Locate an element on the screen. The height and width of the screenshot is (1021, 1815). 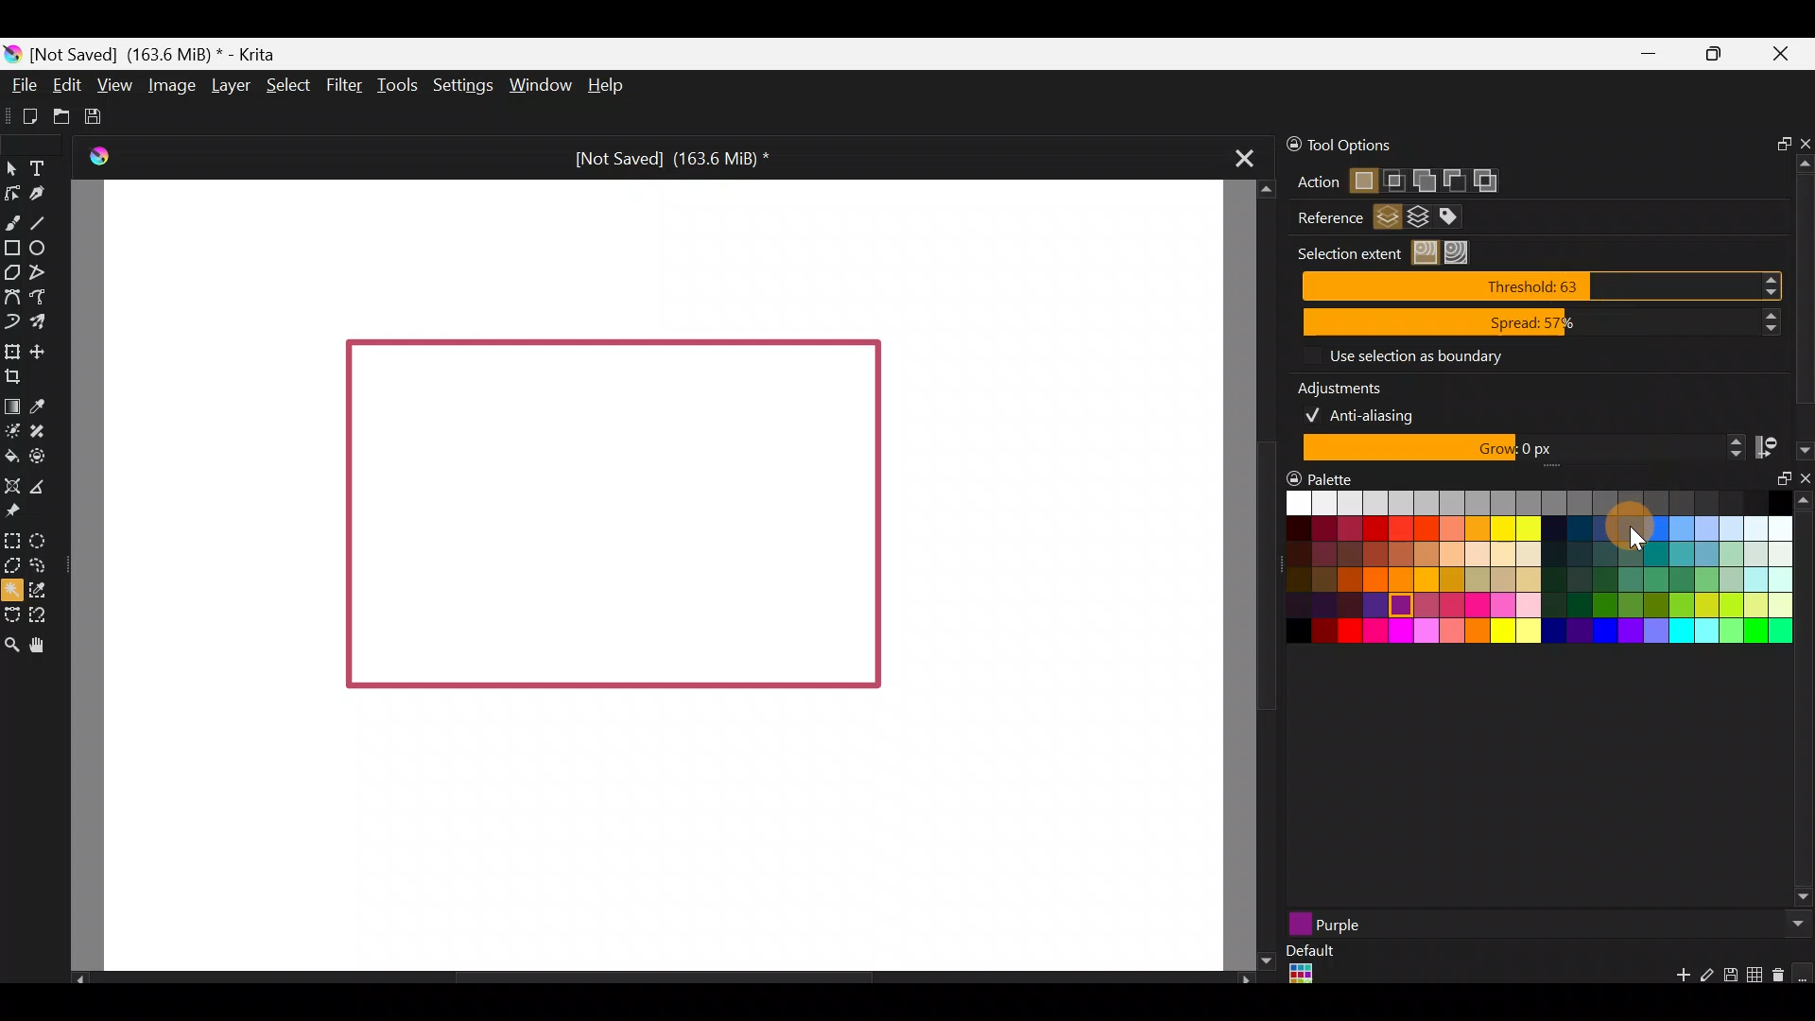
Move a layer is located at coordinates (44, 350).